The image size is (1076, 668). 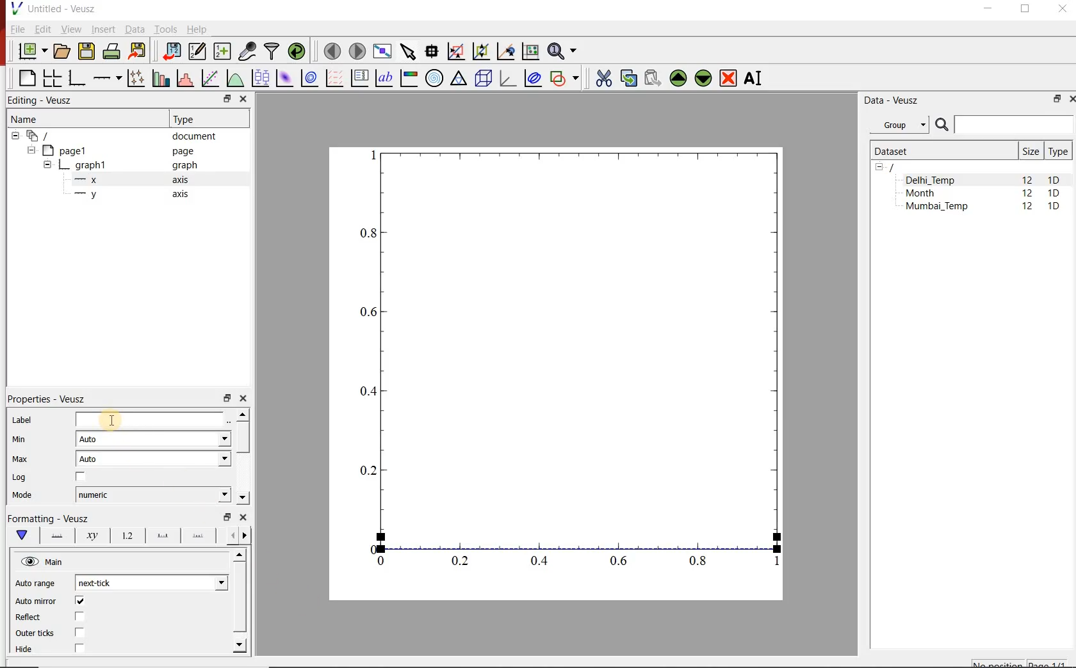 I want to click on print the document, so click(x=111, y=52).